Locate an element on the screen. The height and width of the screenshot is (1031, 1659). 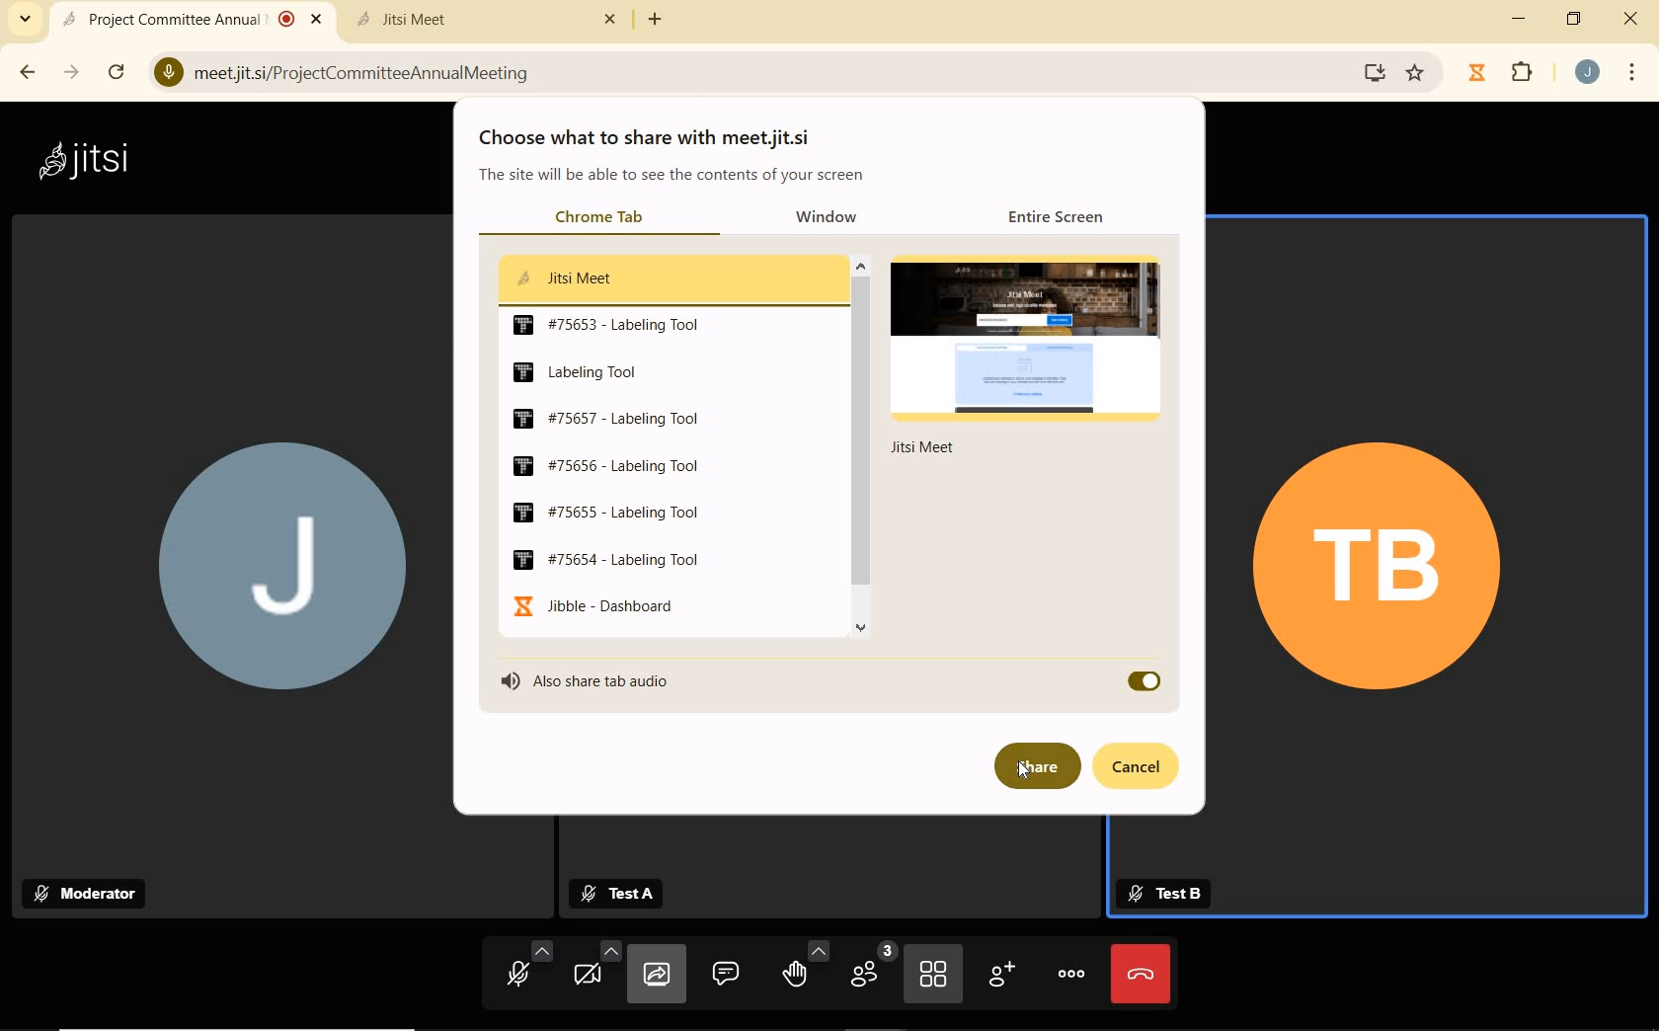
#75655 - Labeling Tool is located at coordinates (607, 514).